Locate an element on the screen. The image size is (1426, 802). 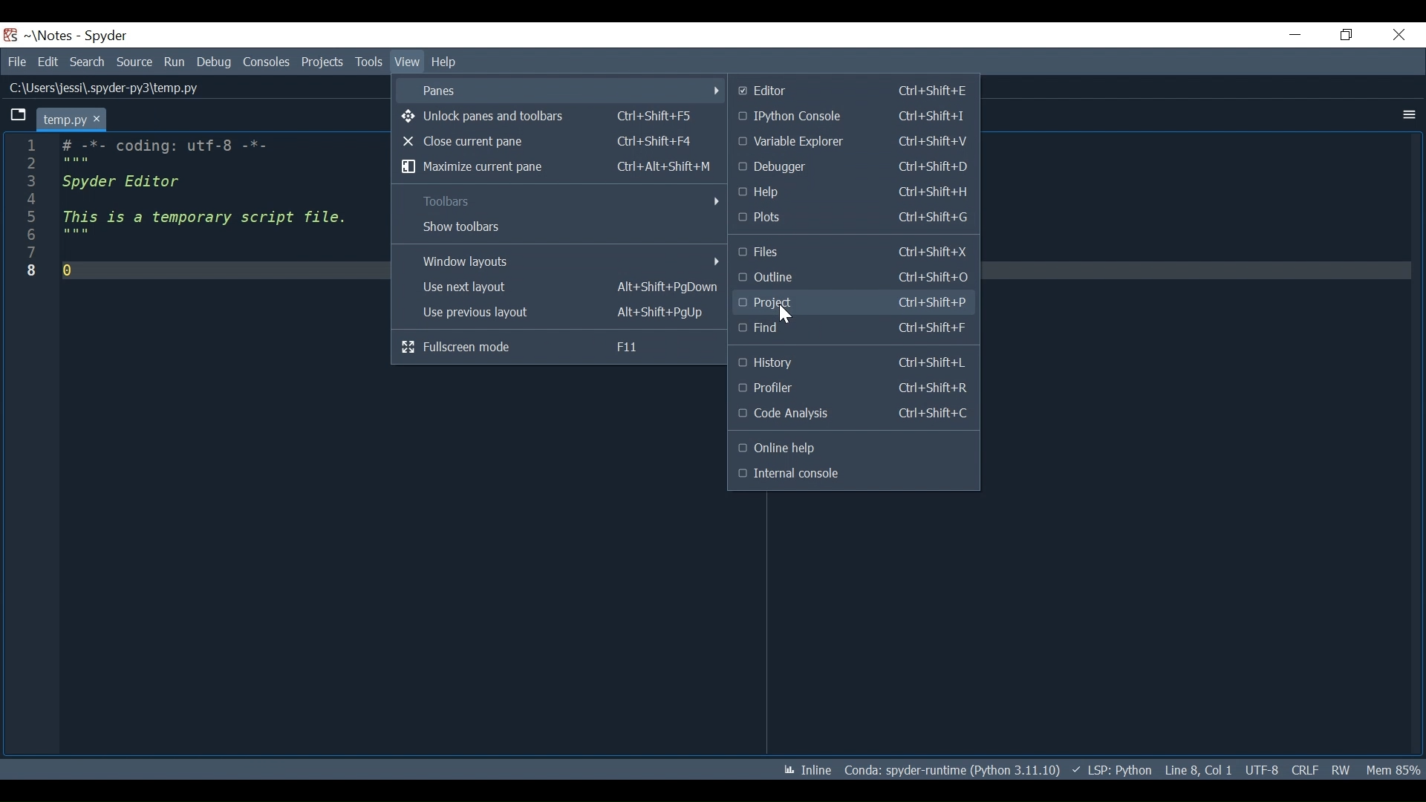
Windows layout is located at coordinates (559, 261).